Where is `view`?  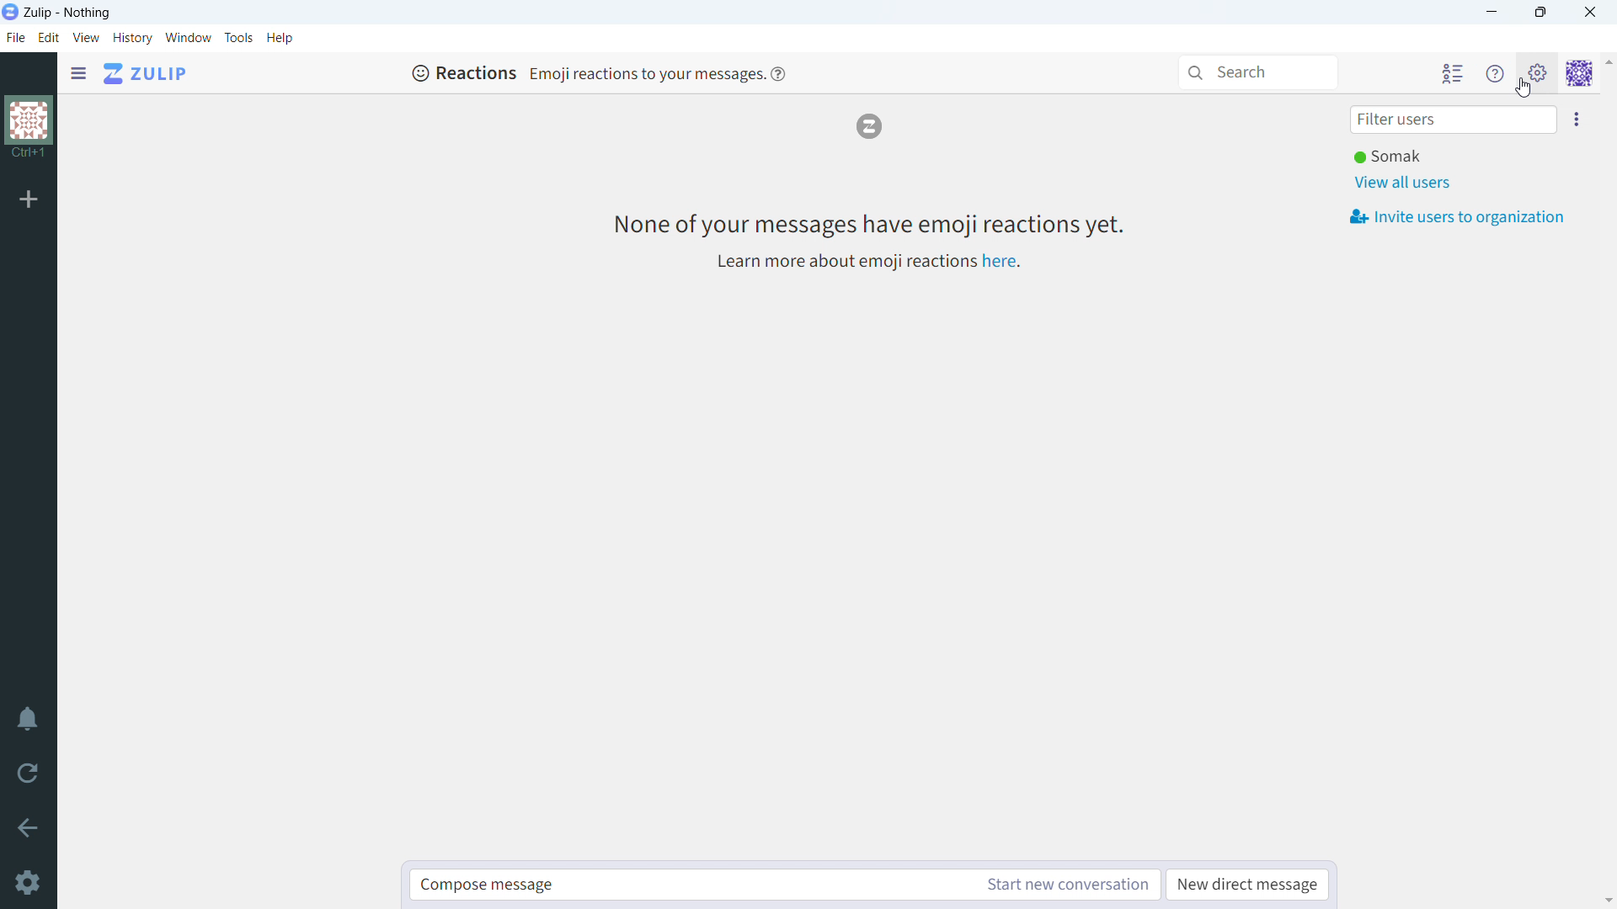
view is located at coordinates (87, 38).